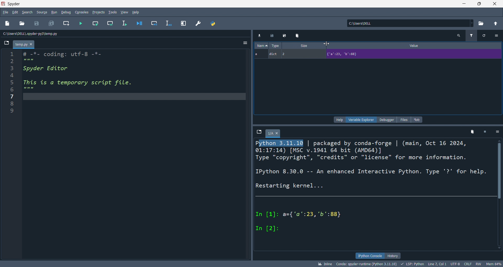 This screenshot has height=267, width=503. I want to click on name , so click(261, 46).